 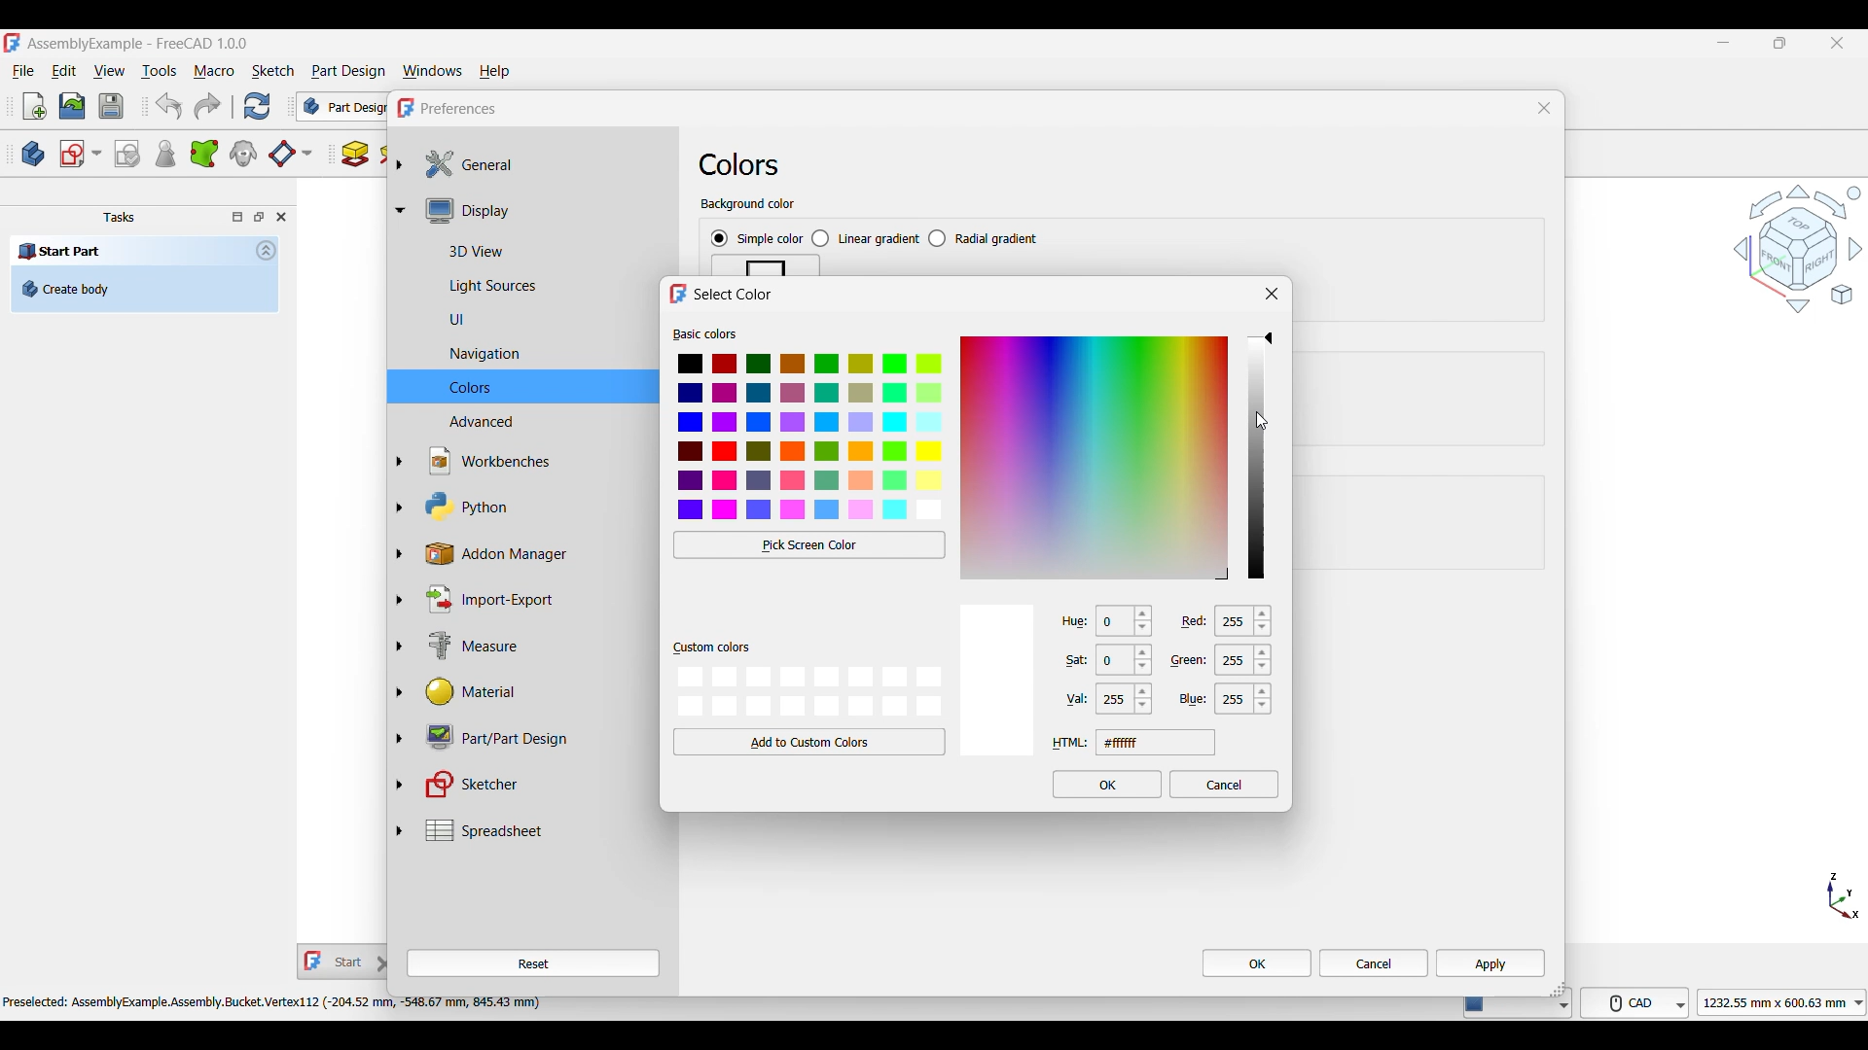 I want to click on Create a clone, so click(x=244, y=153).